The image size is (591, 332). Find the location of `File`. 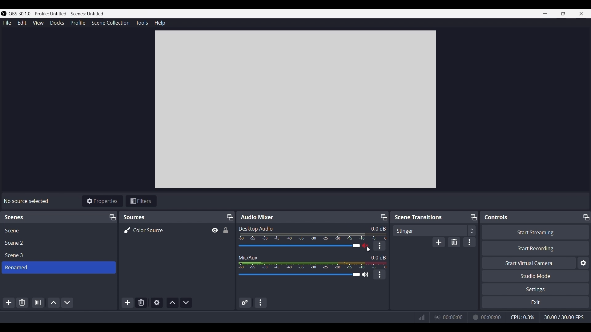

File is located at coordinates (7, 23).